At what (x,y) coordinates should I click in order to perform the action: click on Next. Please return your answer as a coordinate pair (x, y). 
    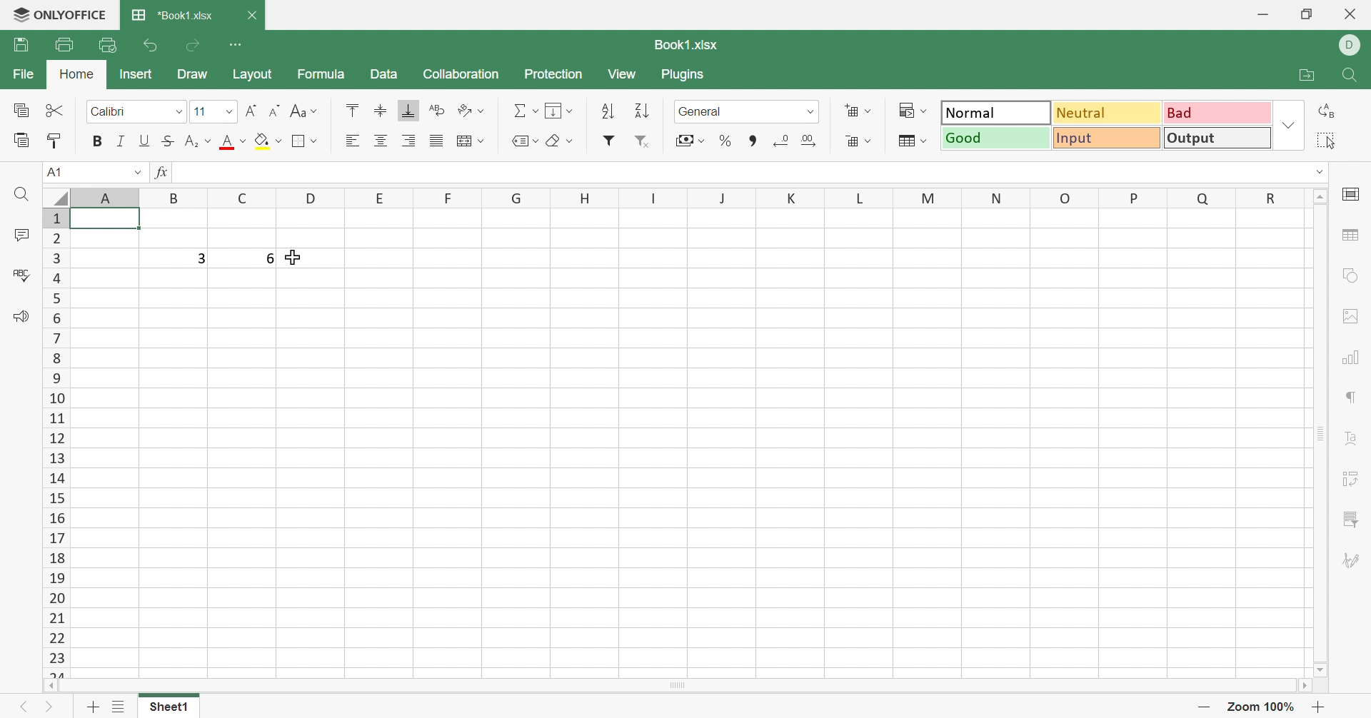
    Looking at the image, I should click on (50, 707).